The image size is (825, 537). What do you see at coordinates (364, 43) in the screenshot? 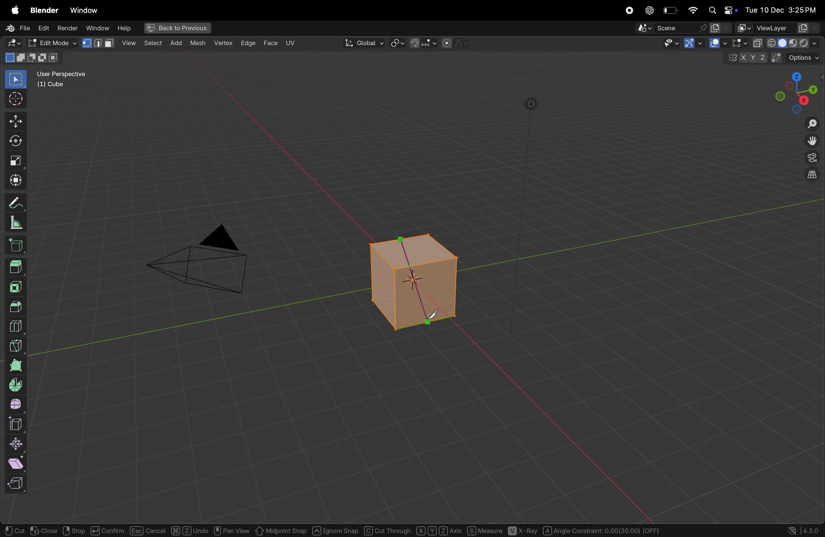
I see `Global` at bounding box center [364, 43].